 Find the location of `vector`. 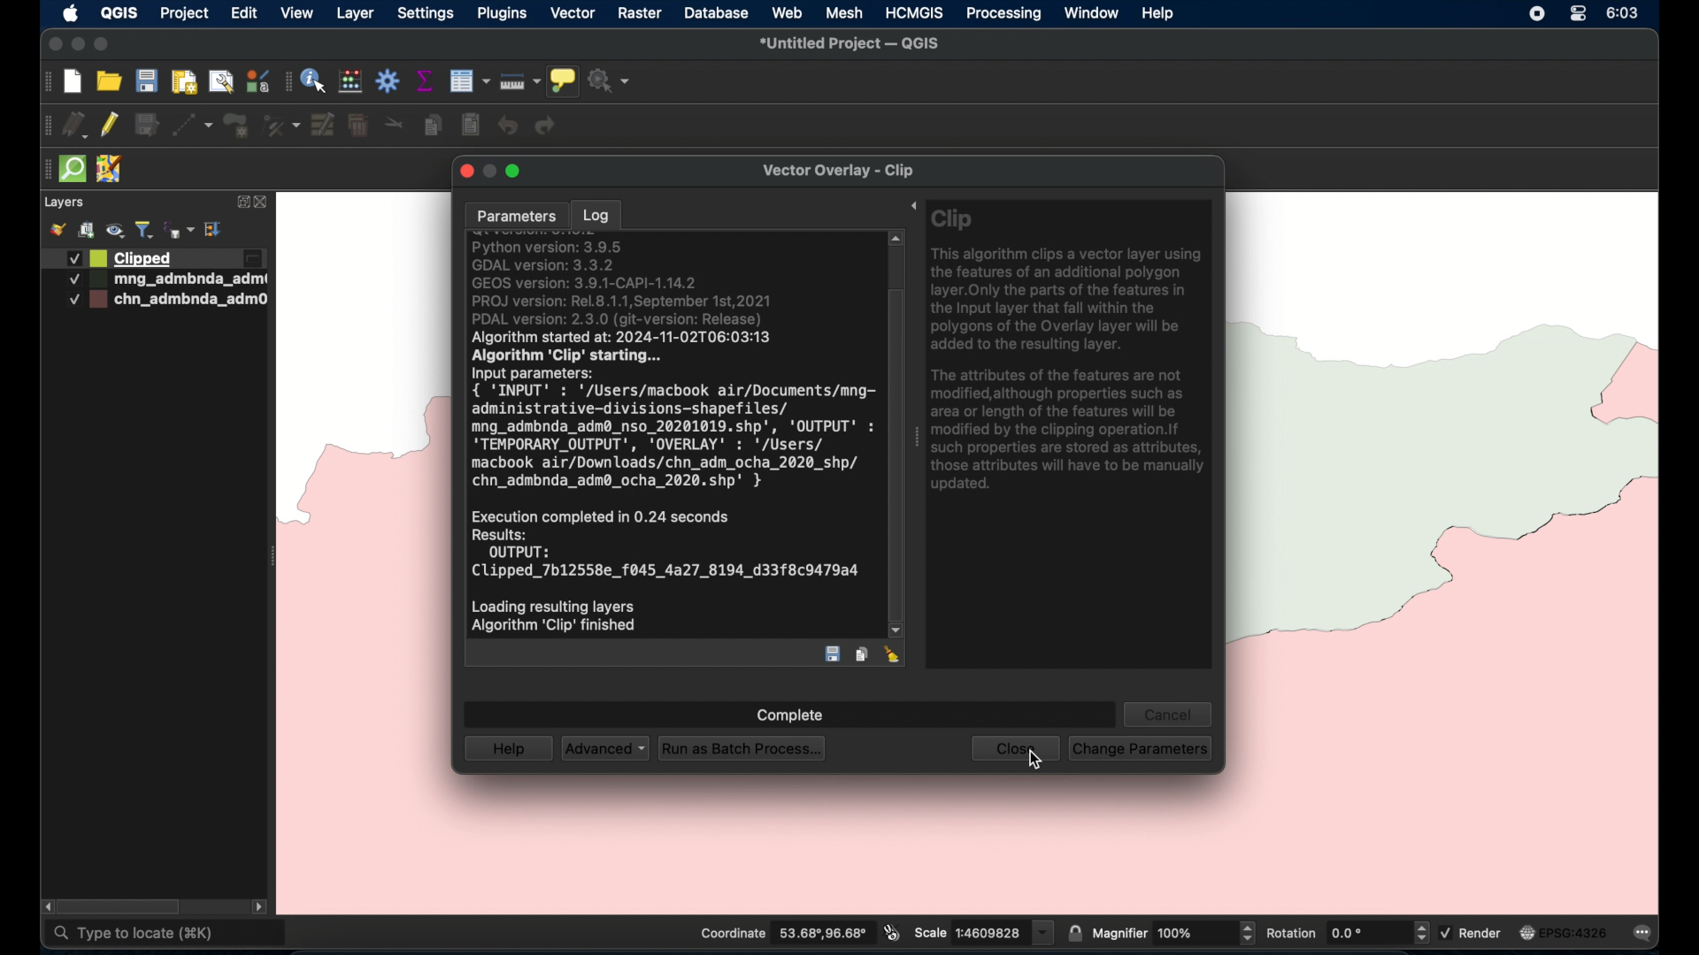

vector is located at coordinates (573, 14).